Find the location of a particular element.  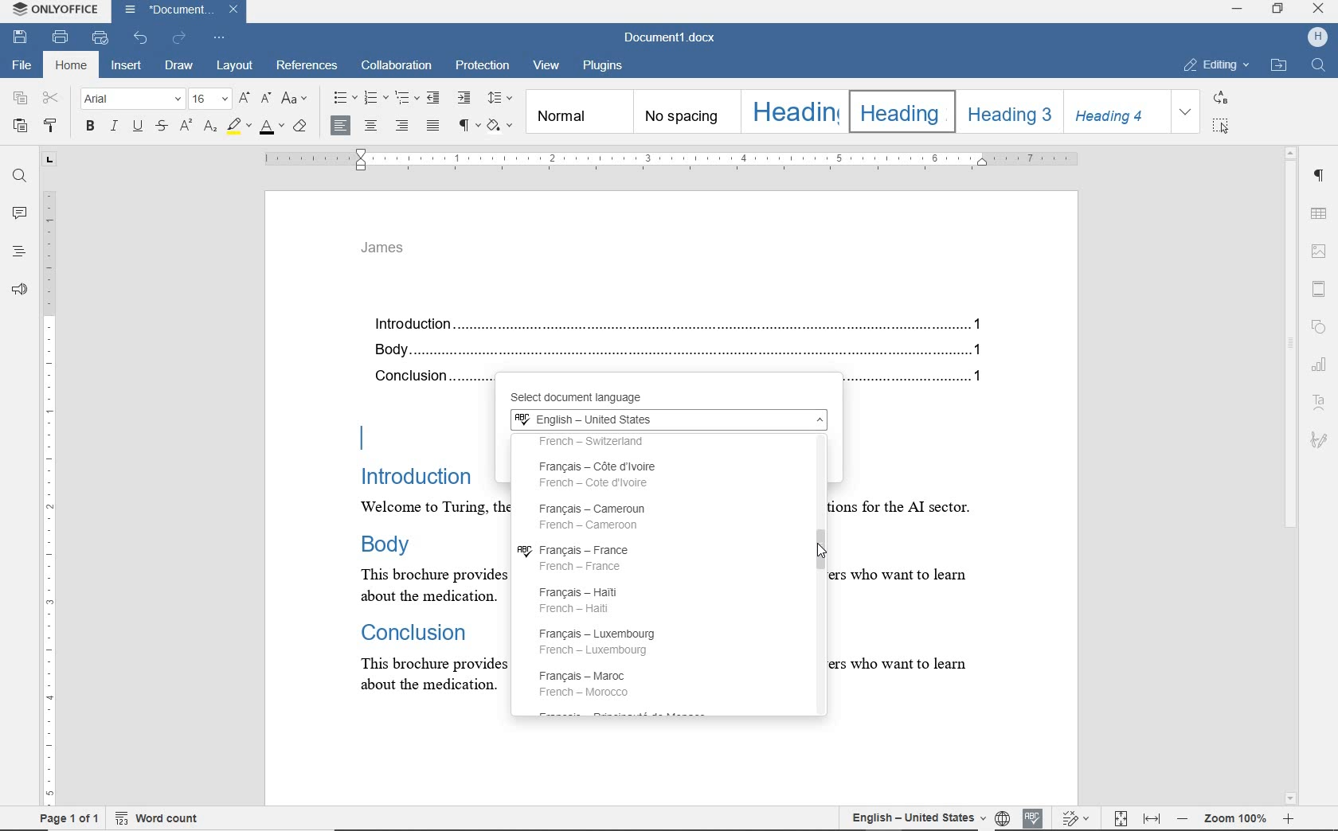

header & footer is located at coordinates (1322, 288).